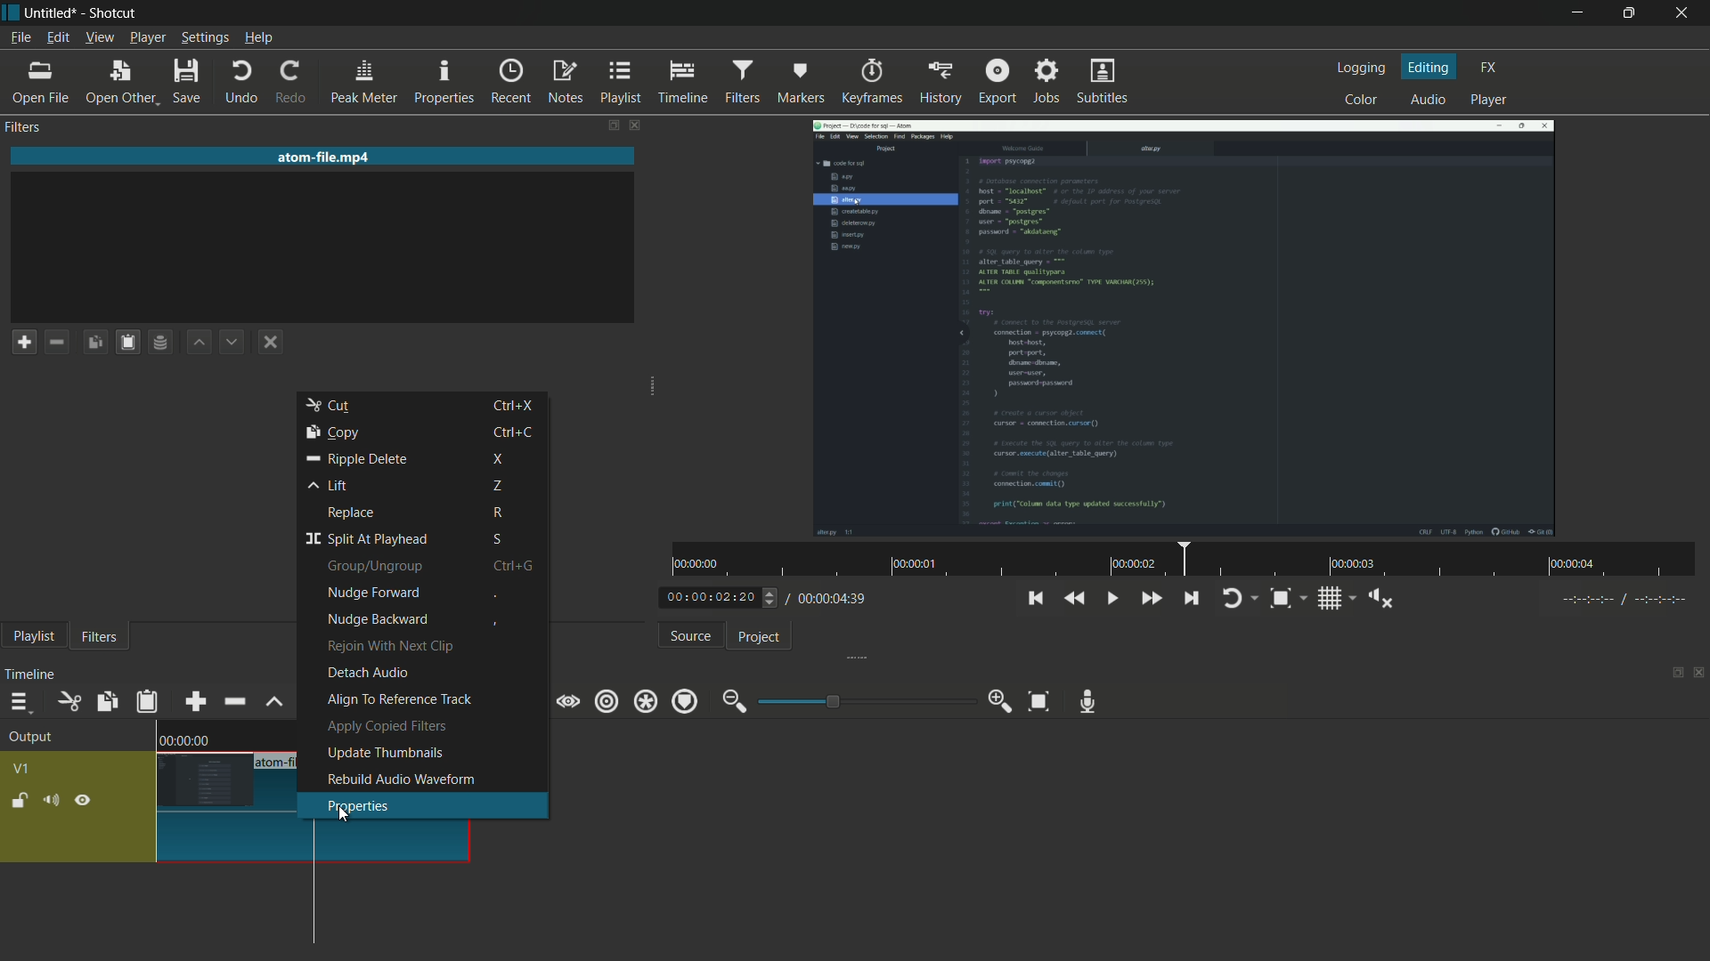 This screenshot has height=961, width=1710. What do you see at coordinates (333, 434) in the screenshot?
I see `copy` at bounding box center [333, 434].